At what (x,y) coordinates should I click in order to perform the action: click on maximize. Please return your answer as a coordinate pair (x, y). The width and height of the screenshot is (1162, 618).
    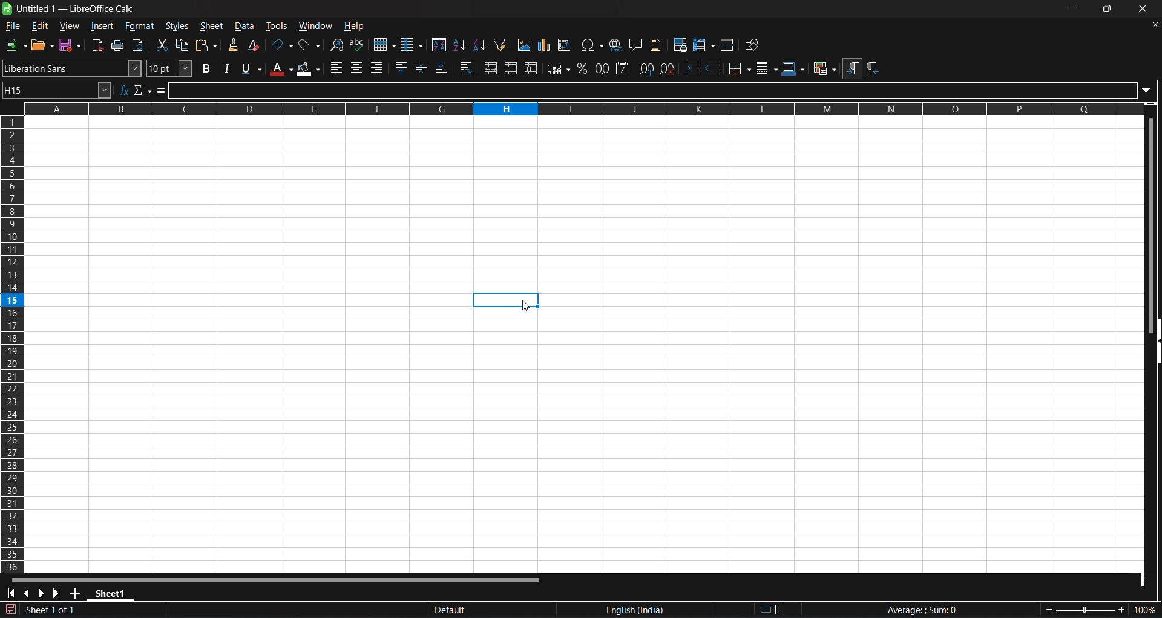
    Looking at the image, I should click on (1106, 9).